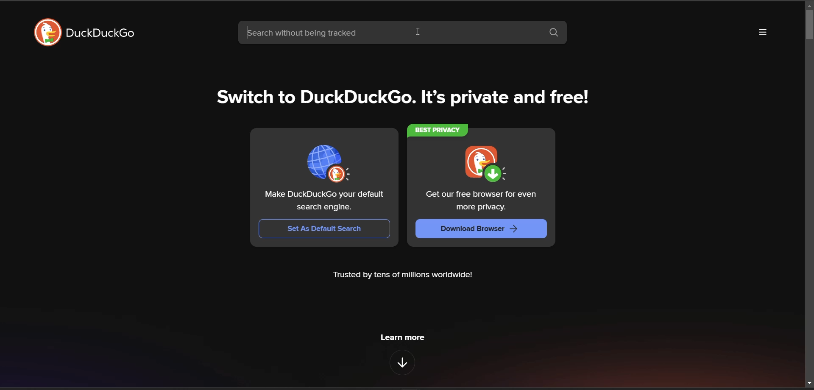 The image size is (814, 390). I want to click on download browser, so click(482, 229).